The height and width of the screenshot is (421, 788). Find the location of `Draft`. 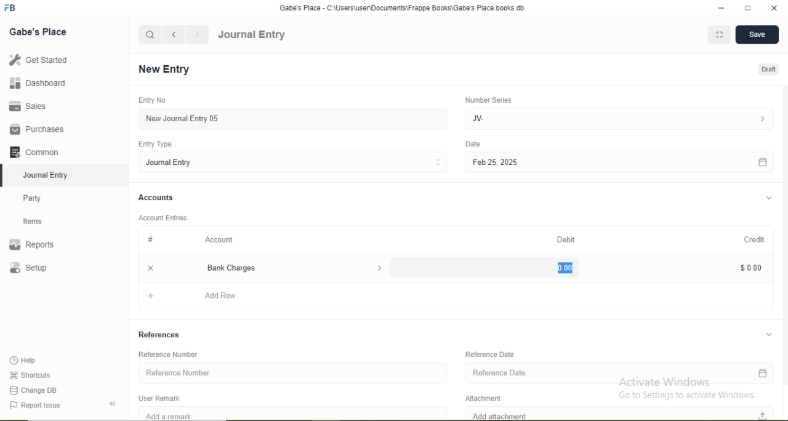

Draft is located at coordinates (770, 70).